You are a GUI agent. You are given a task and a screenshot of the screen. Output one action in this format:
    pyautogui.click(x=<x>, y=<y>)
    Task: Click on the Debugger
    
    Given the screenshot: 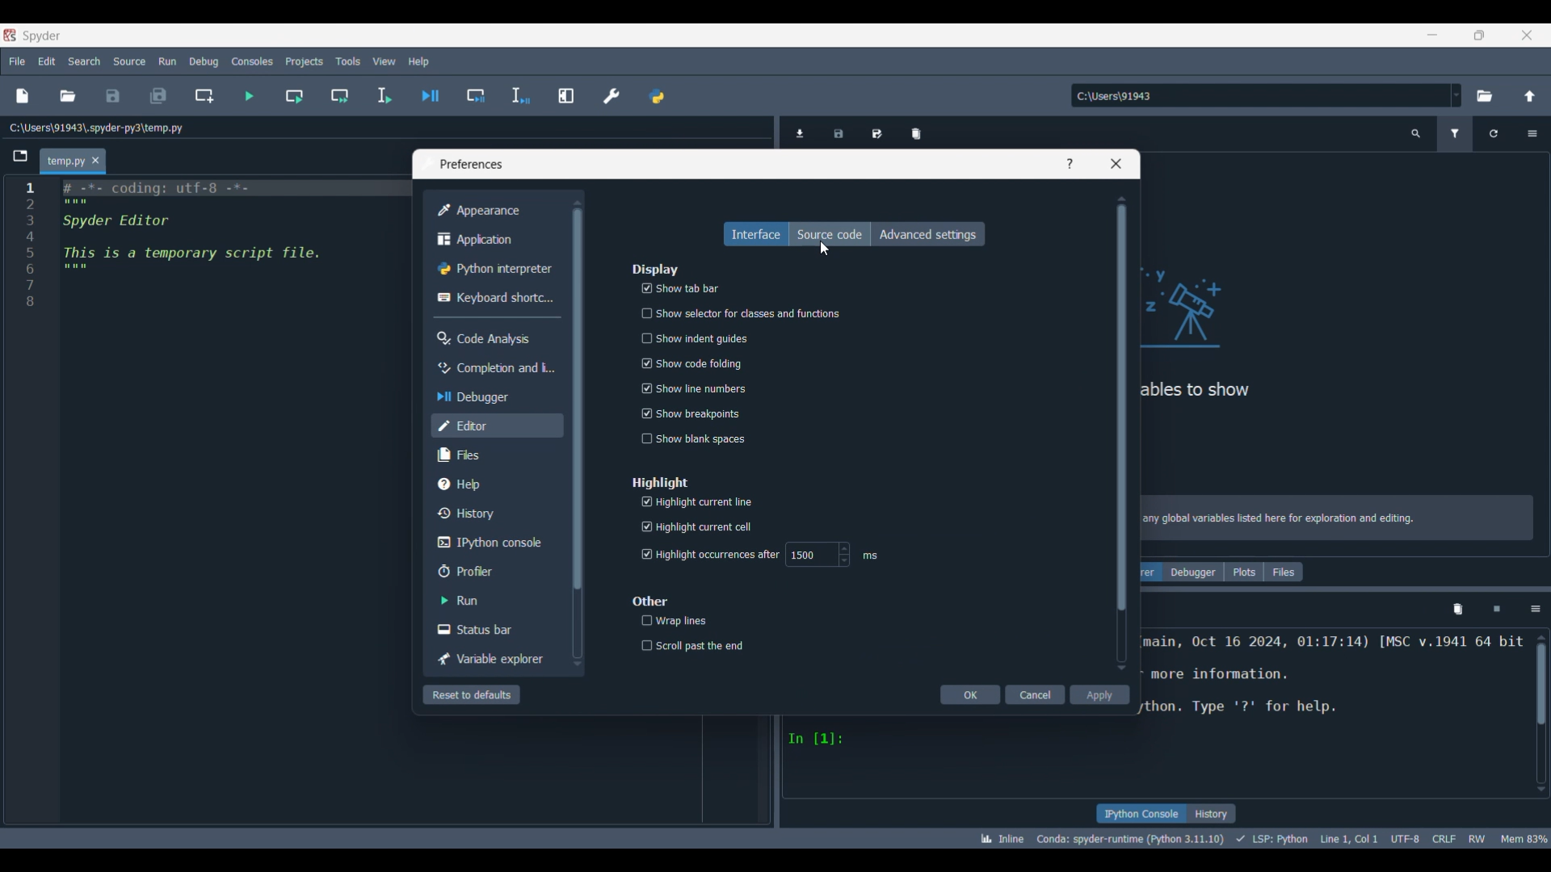 What is the action you would take?
    pyautogui.click(x=495, y=397)
    